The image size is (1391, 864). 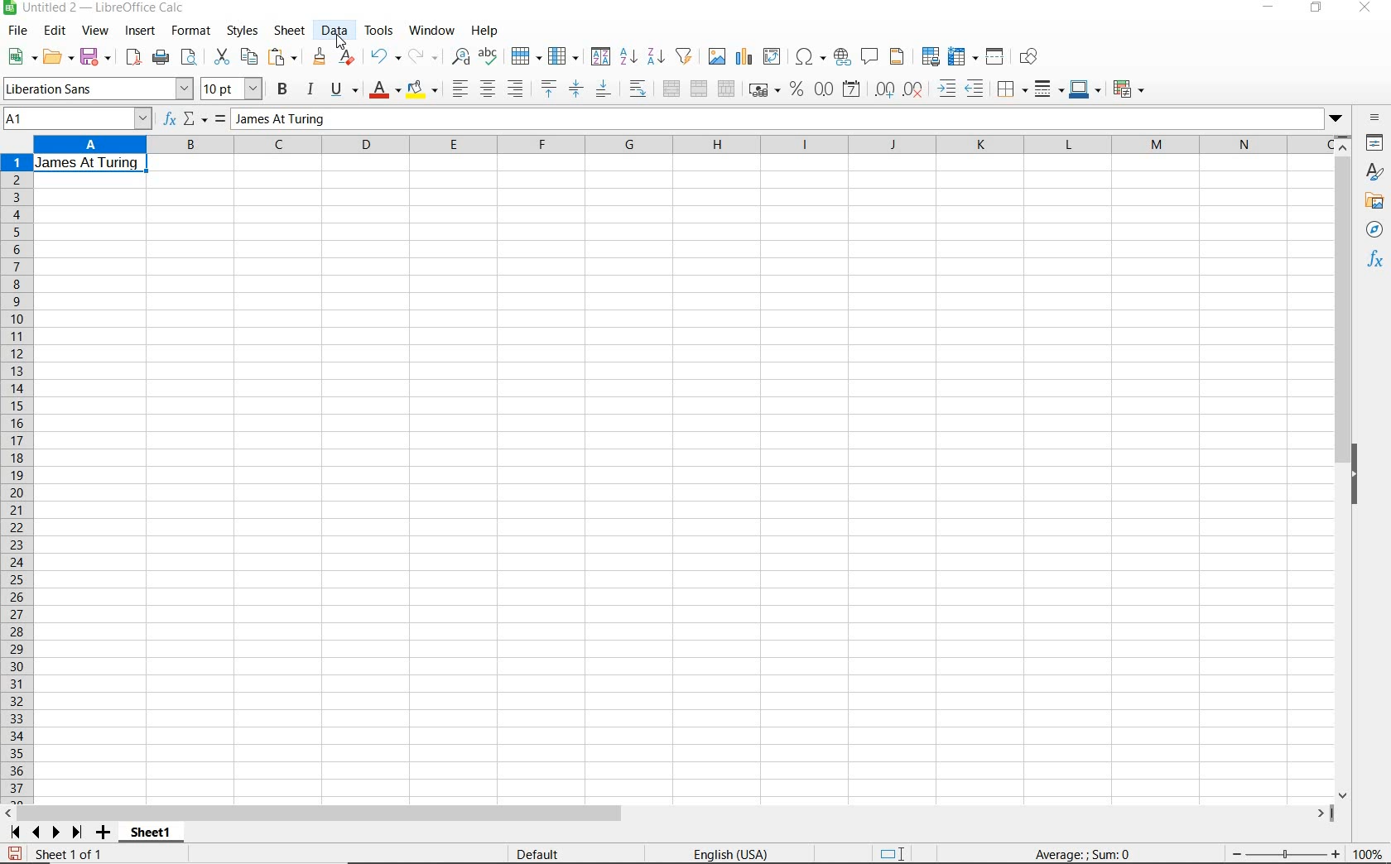 What do you see at coordinates (1375, 229) in the screenshot?
I see `navigator` at bounding box center [1375, 229].